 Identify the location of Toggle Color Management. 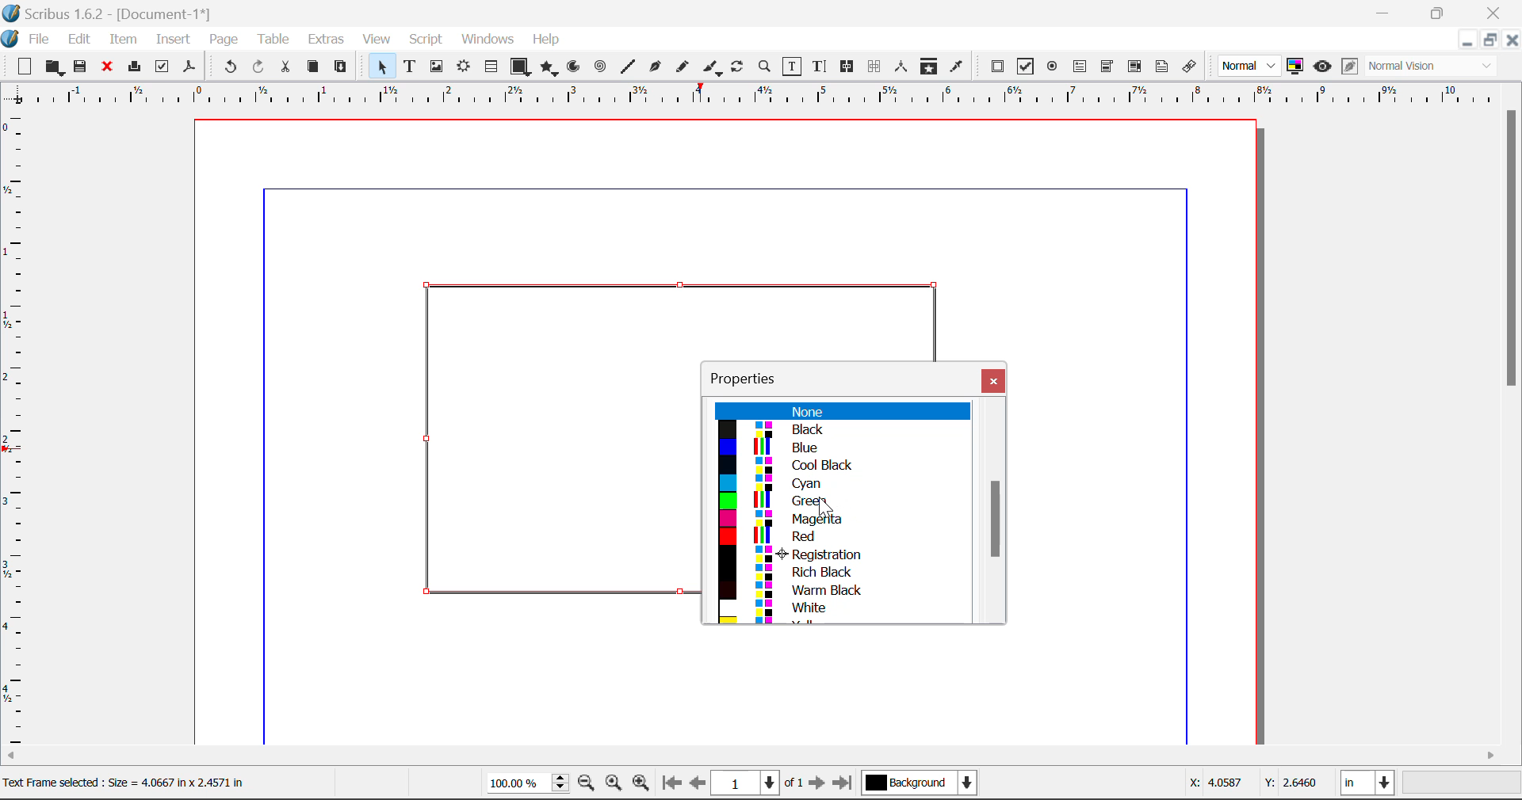
(1297, 67).